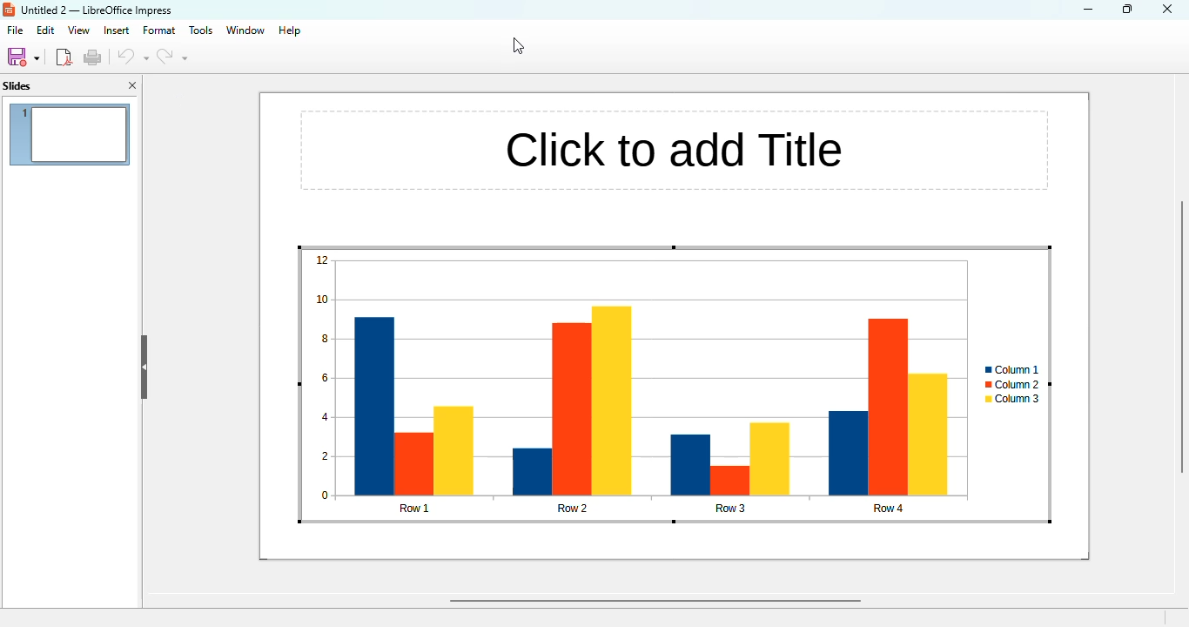  I want to click on close pane, so click(135, 85).